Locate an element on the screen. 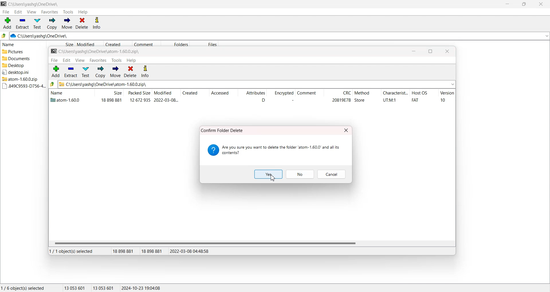 This screenshot has height=292, width=550. 13 053 601 is located at coordinates (75, 288).